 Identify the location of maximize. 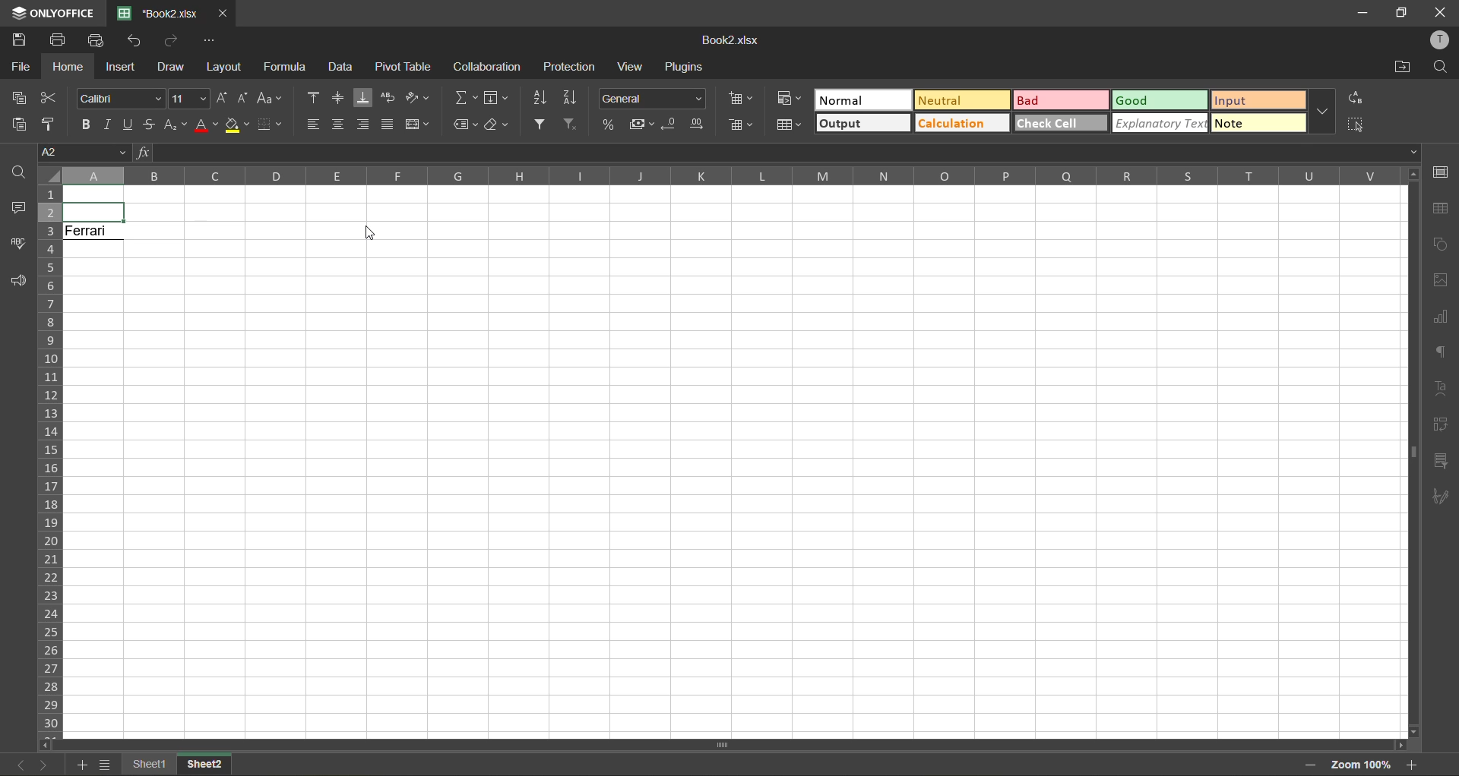
(1397, 13).